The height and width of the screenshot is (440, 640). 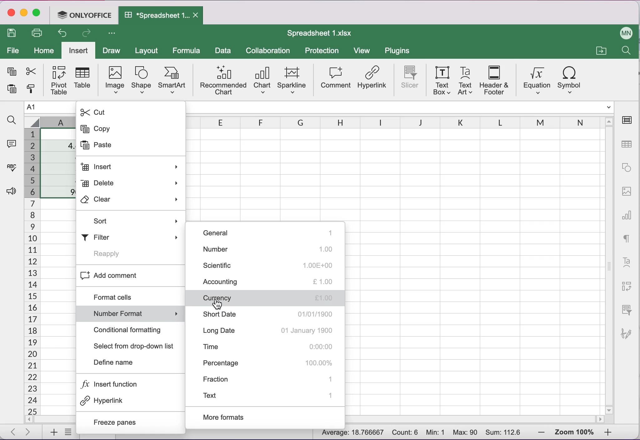 I want to click on Select from drop-down list, so click(x=135, y=346).